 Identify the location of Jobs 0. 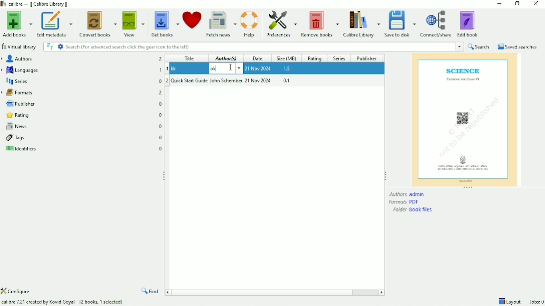
(535, 302).